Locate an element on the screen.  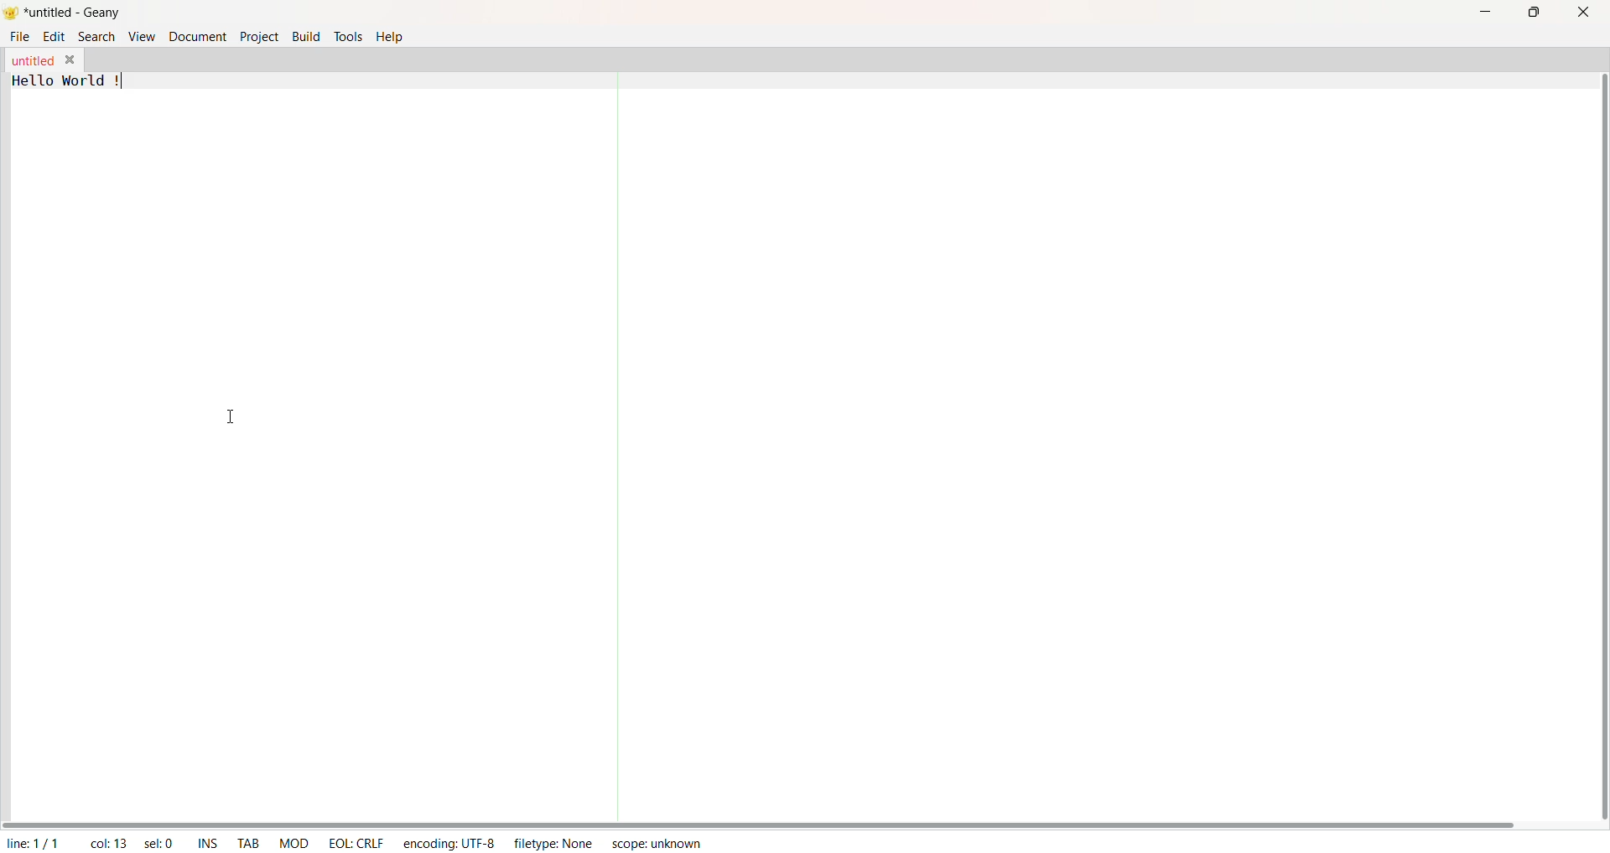
Minimize is located at coordinates (1481, 13).